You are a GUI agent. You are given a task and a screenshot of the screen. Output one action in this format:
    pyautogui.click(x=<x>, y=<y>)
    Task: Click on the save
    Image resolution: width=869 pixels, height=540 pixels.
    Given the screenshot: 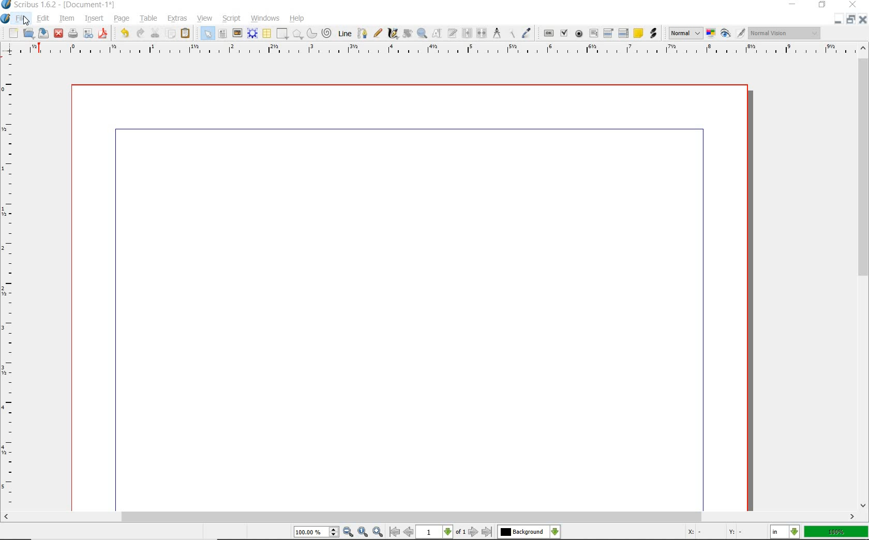 What is the action you would take?
    pyautogui.click(x=104, y=33)
    